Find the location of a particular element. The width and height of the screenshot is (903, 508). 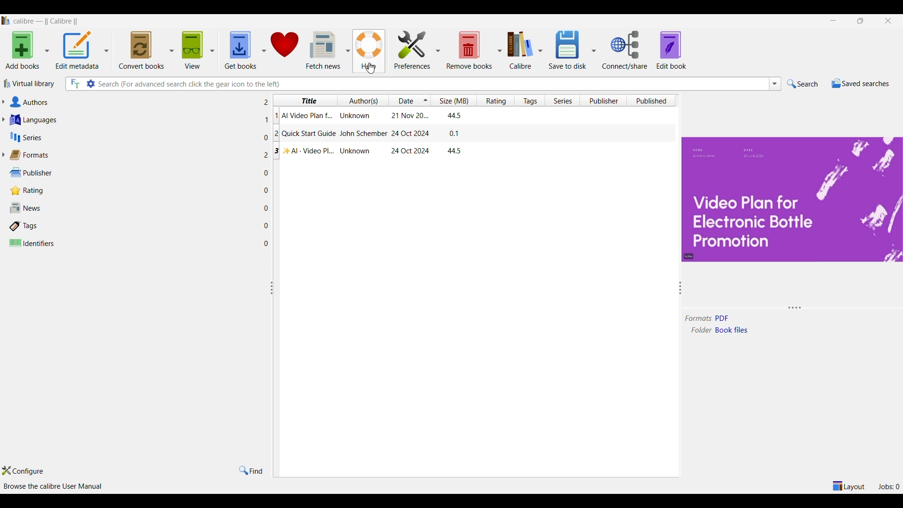

folder is located at coordinates (701, 330).